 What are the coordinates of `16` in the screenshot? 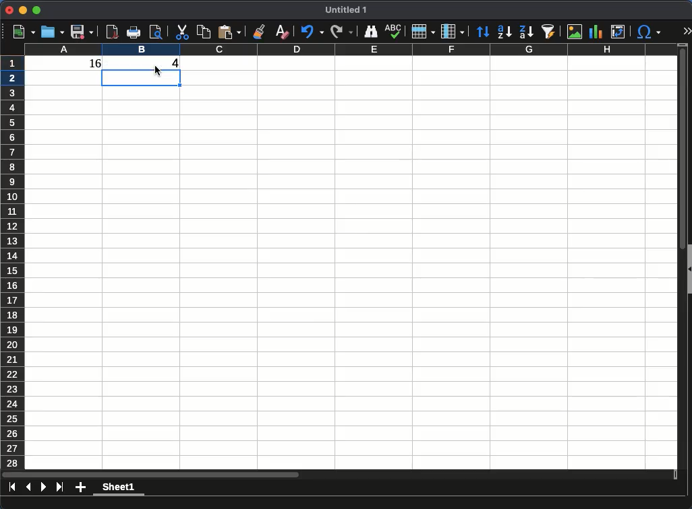 It's located at (90, 65).